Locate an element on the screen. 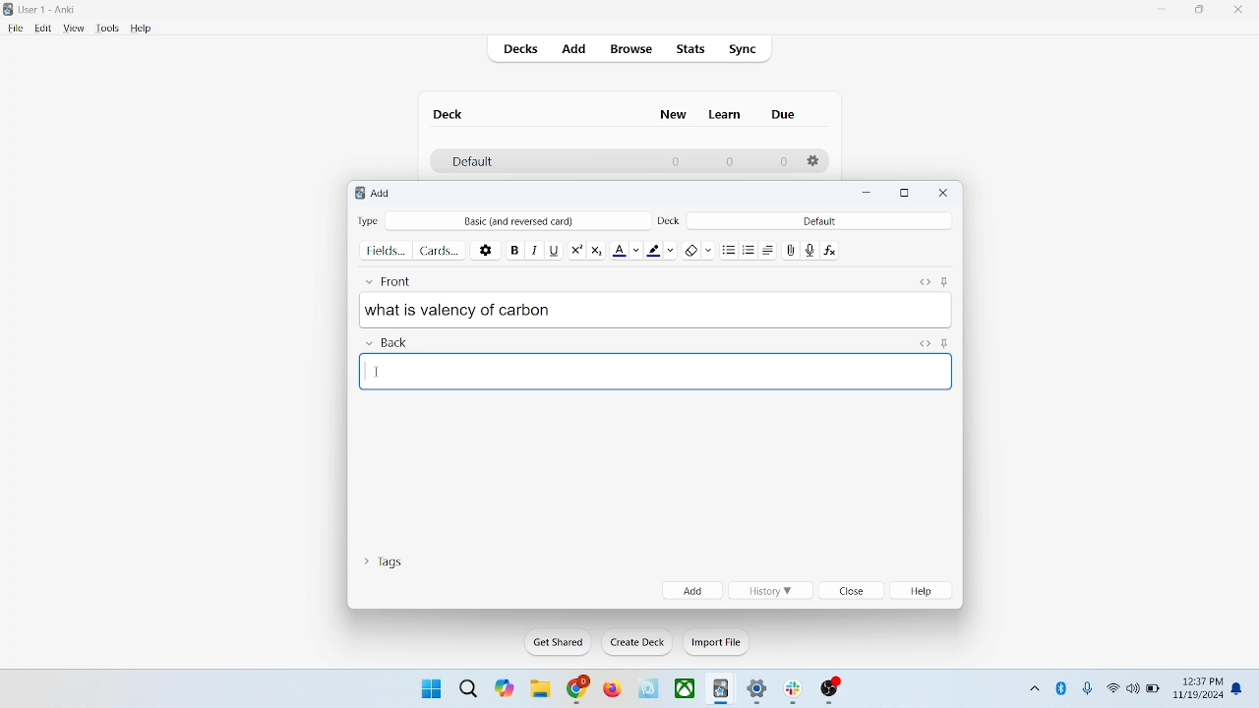 The width and height of the screenshot is (1259, 708). tools is located at coordinates (106, 29).